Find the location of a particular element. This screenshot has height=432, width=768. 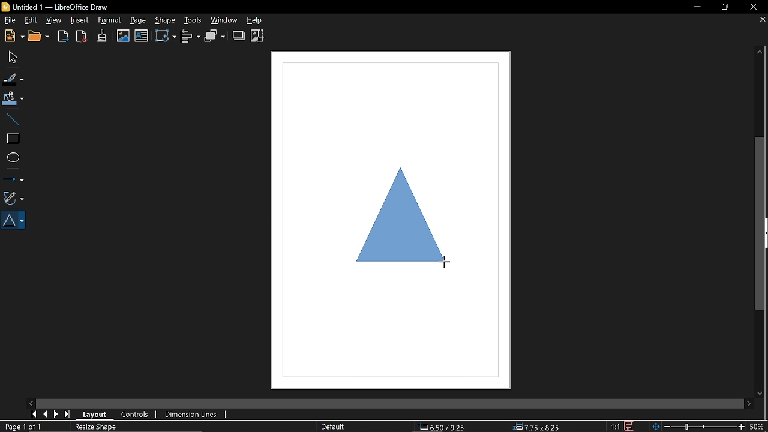

Curves and polygons is located at coordinates (13, 197).